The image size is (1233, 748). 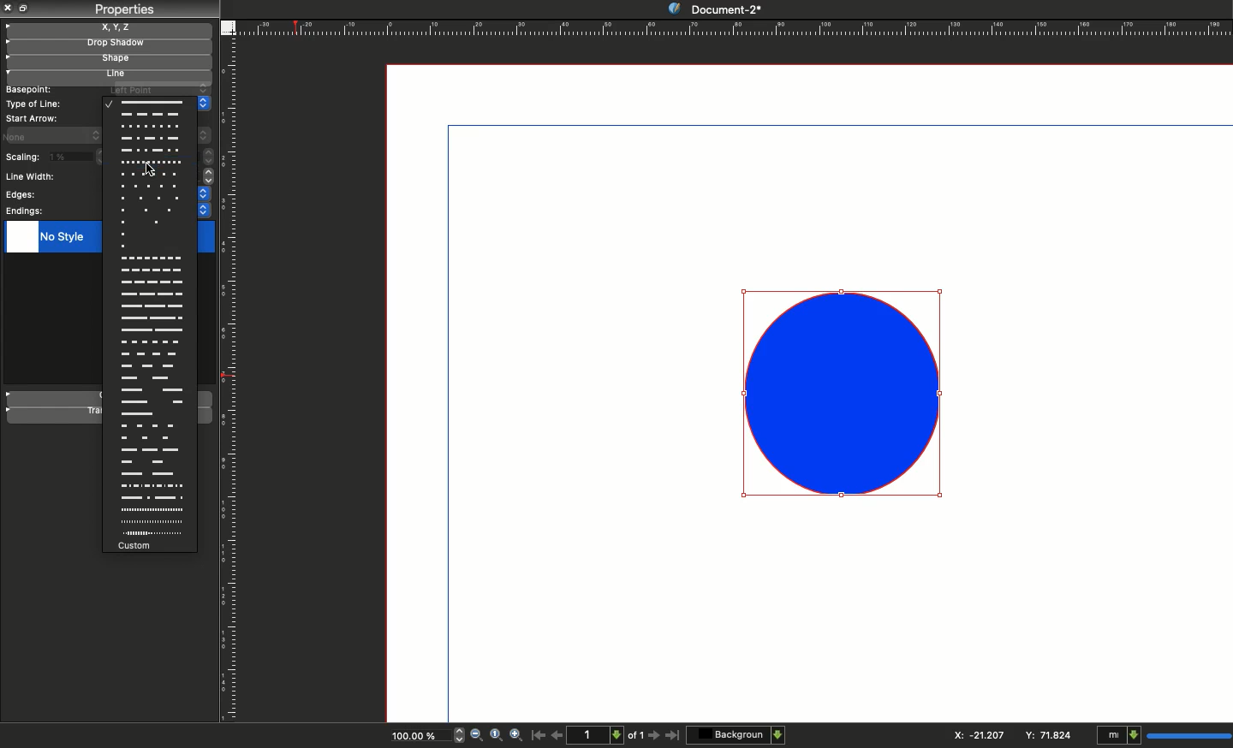 I want to click on line option, so click(x=150, y=450).